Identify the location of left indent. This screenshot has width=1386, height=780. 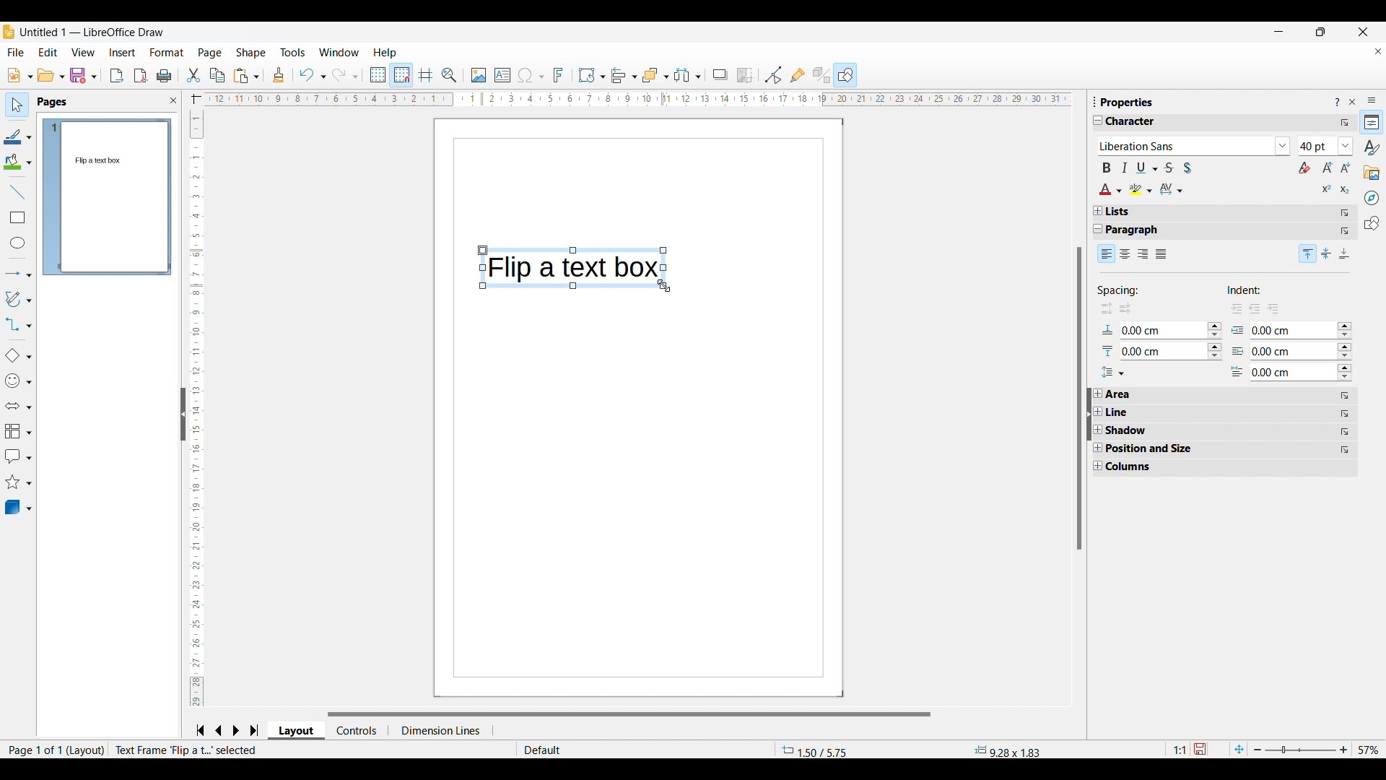
(1255, 307).